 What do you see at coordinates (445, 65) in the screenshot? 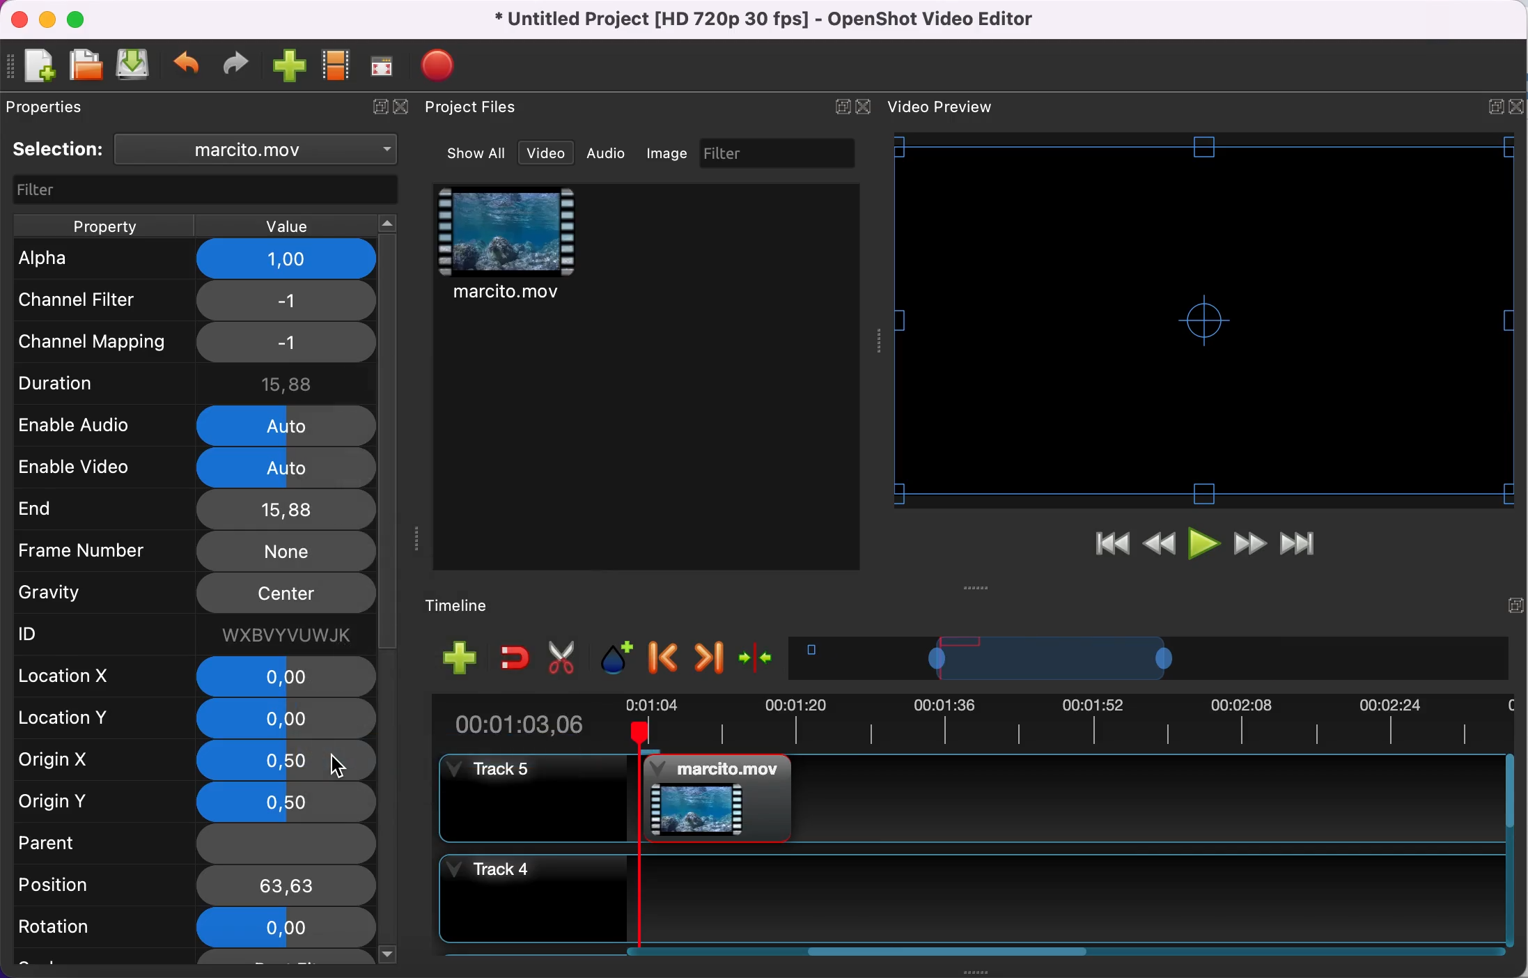
I see `export file` at bounding box center [445, 65].